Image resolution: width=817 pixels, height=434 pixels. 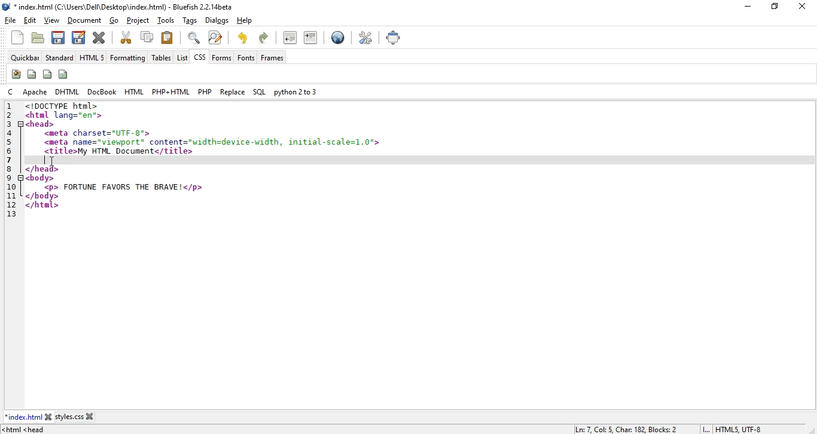 What do you see at coordinates (11, 215) in the screenshot?
I see `13` at bounding box center [11, 215].